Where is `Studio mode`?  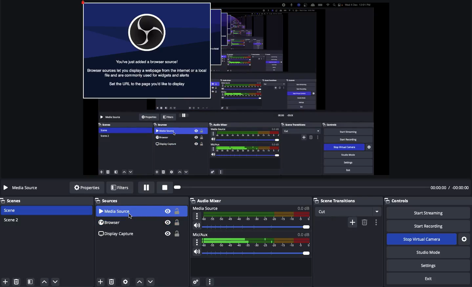 Studio mode is located at coordinates (426, 252).